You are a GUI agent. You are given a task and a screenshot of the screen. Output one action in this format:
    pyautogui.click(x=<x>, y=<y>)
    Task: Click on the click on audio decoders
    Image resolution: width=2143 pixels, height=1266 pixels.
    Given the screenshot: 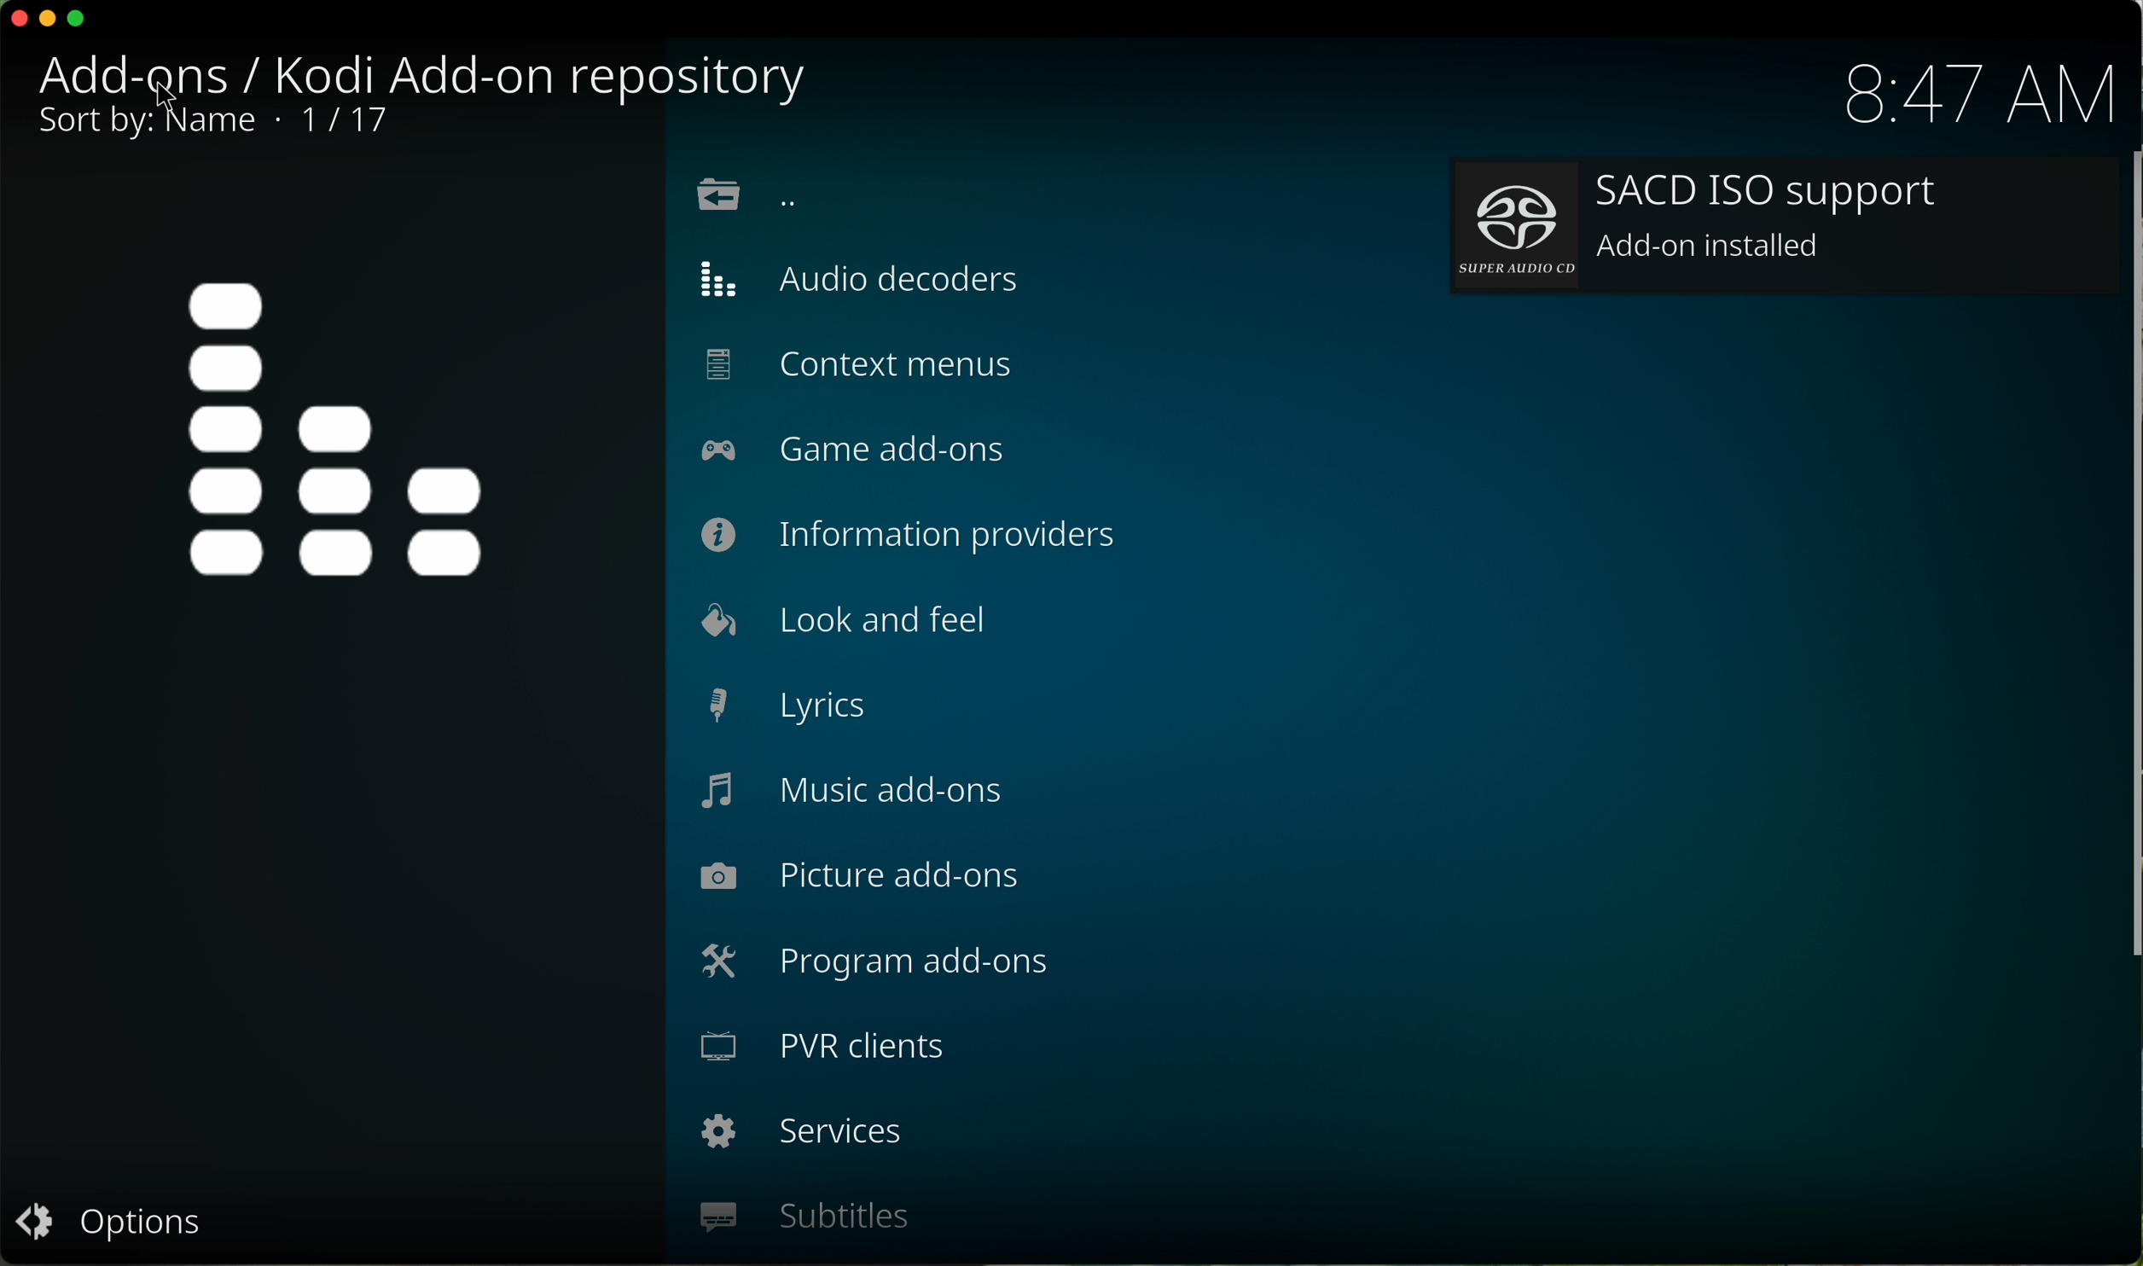 What is the action you would take?
    pyautogui.click(x=880, y=277)
    